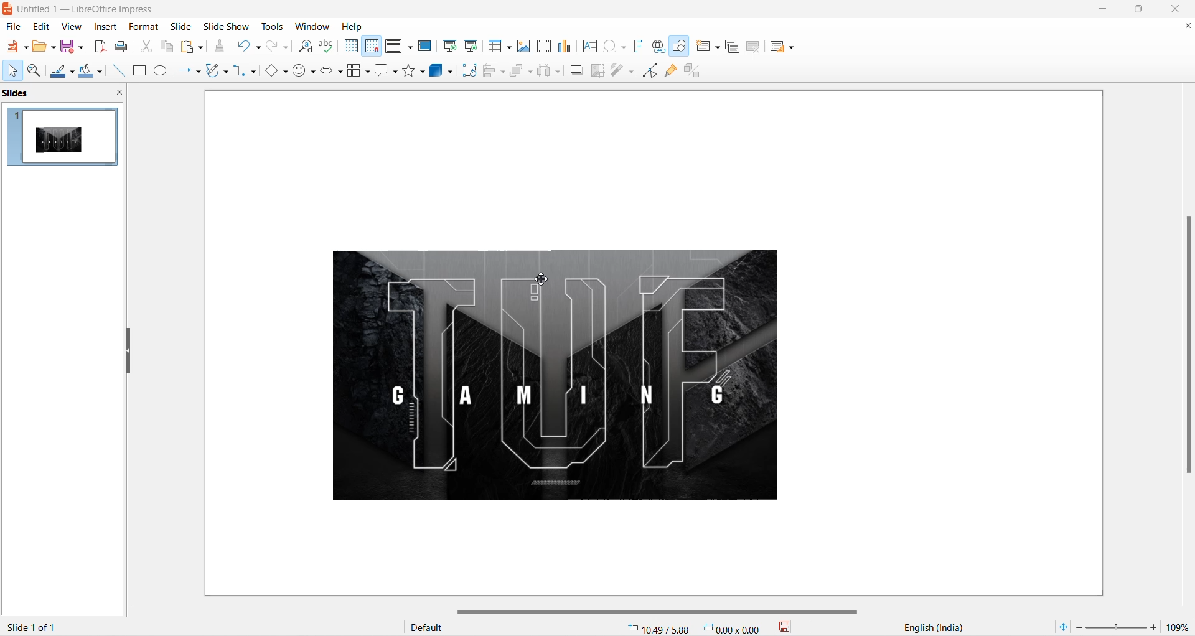 The image size is (1195, 636). I want to click on show gluepoint functions, so click(670, 70).